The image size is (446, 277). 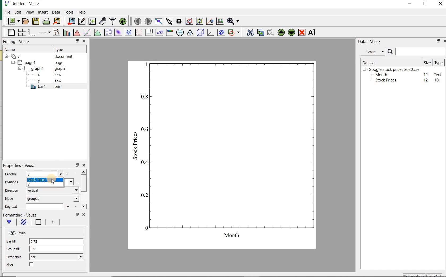 What do you see at coordinates (84, 215) in the screenshot?
I see `close` at bounding box center [84, 215].